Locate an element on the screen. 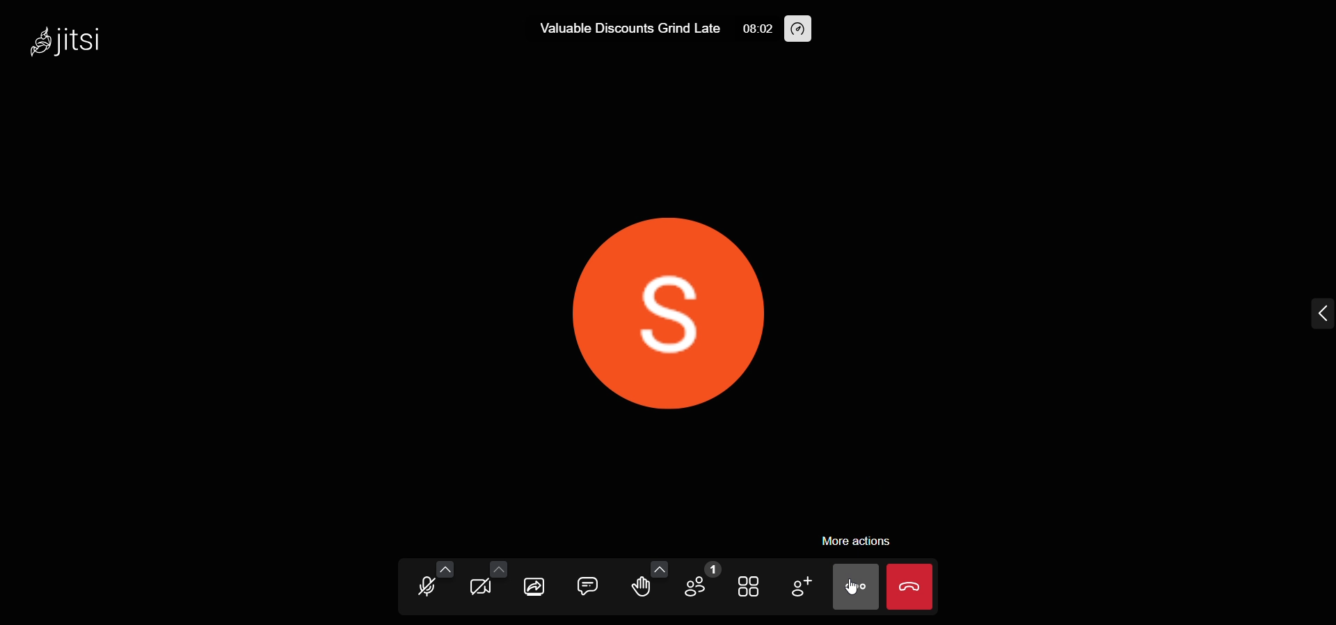 Image resolution: width=1336 pixels, height=625 pixels. participants is located at coordinates (700, 582).